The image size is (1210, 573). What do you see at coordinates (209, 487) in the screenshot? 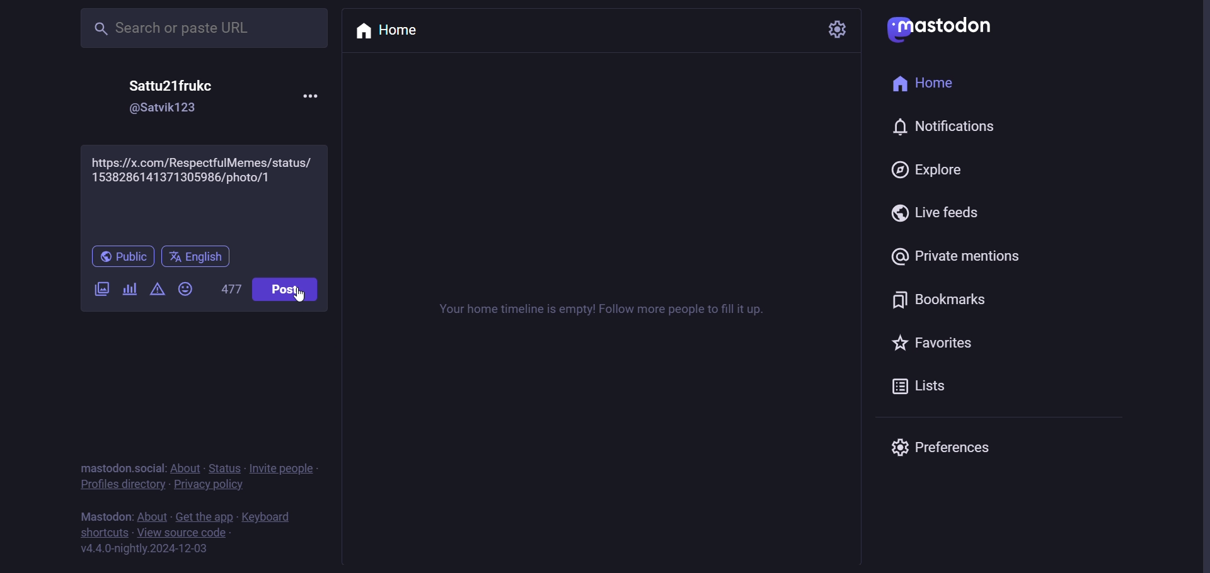
I see `privacy policy` at bounding box center [209, 487].